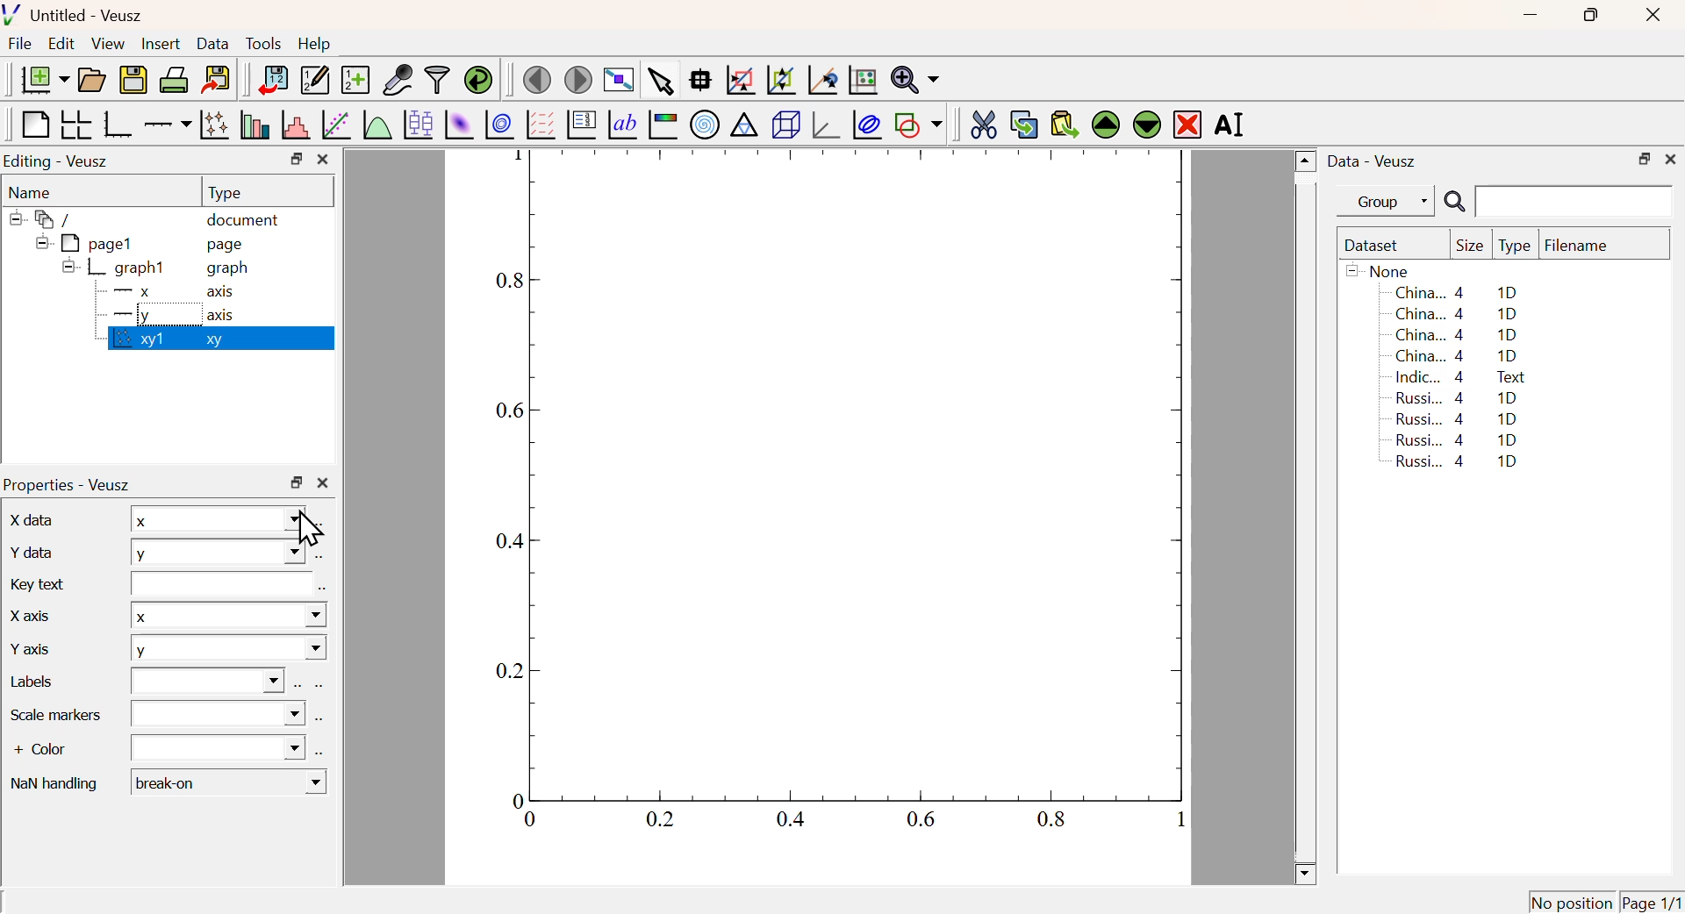  I want to click on Zoom function menu, so click(915, 78).